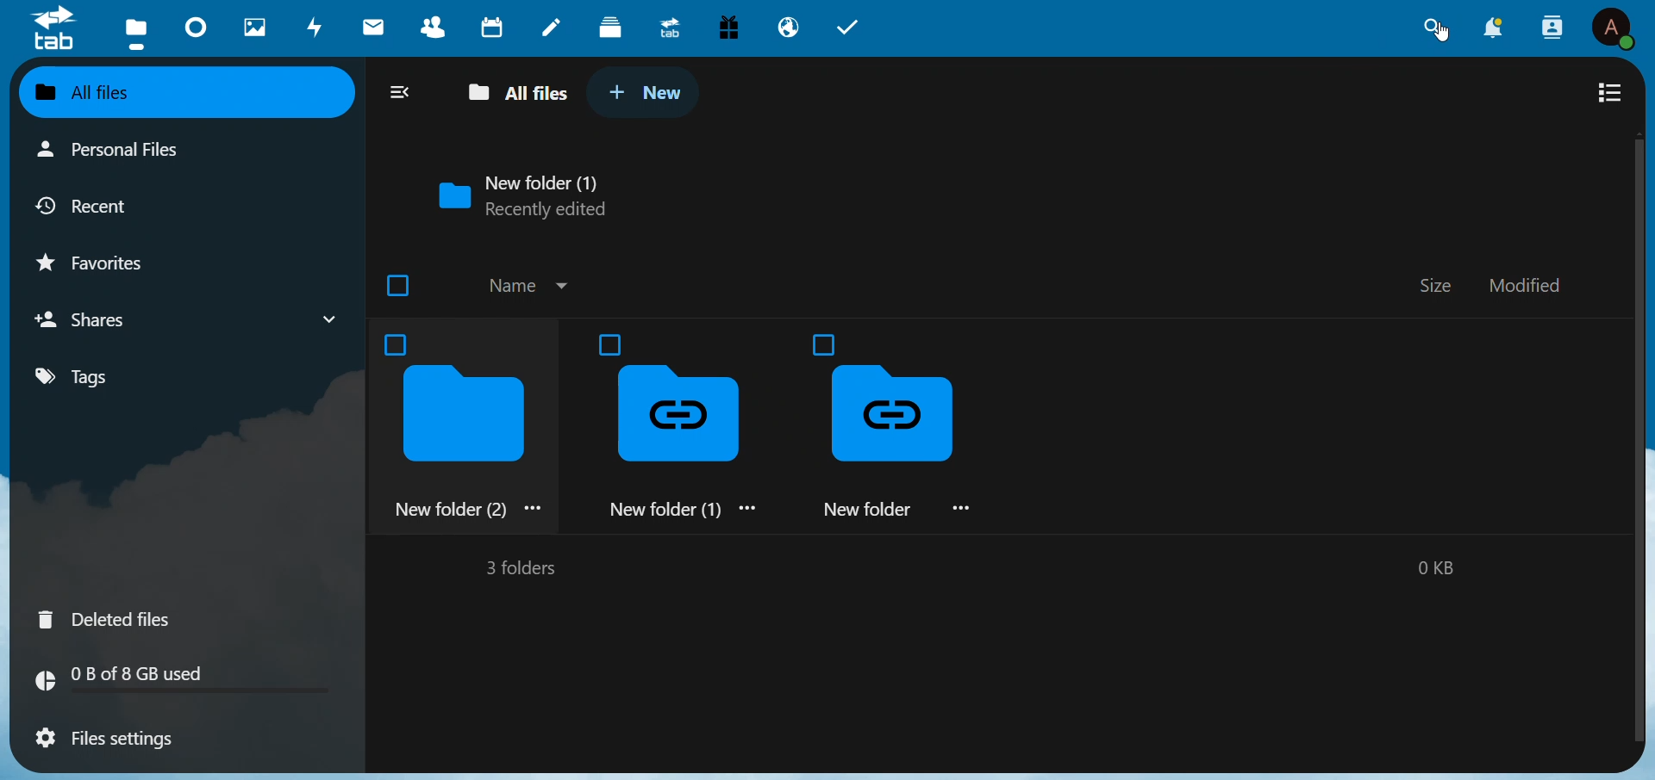 Image resolution: width=1655 pixels, height=780 pixels. I want to click on mail, so click(377, 28).